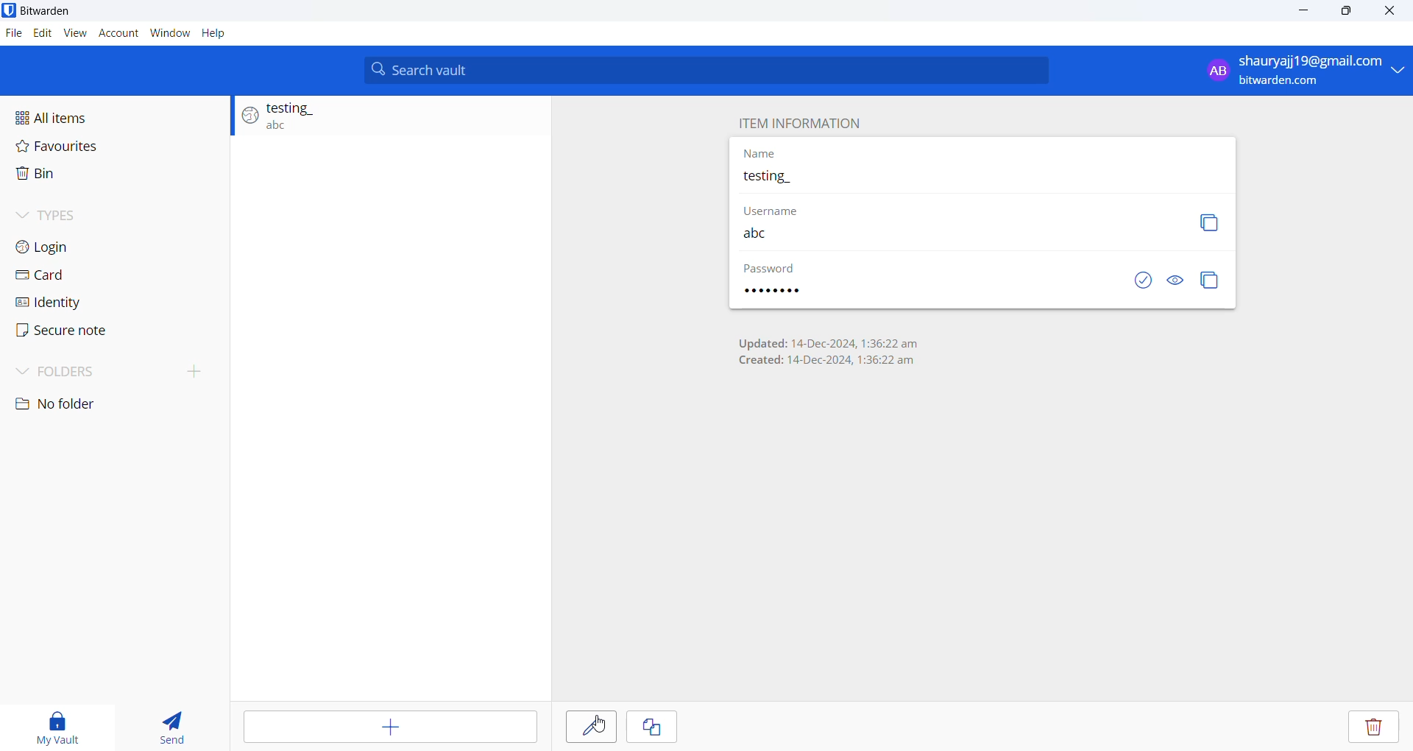  I want to click on Item information heading, so click(803, 123).